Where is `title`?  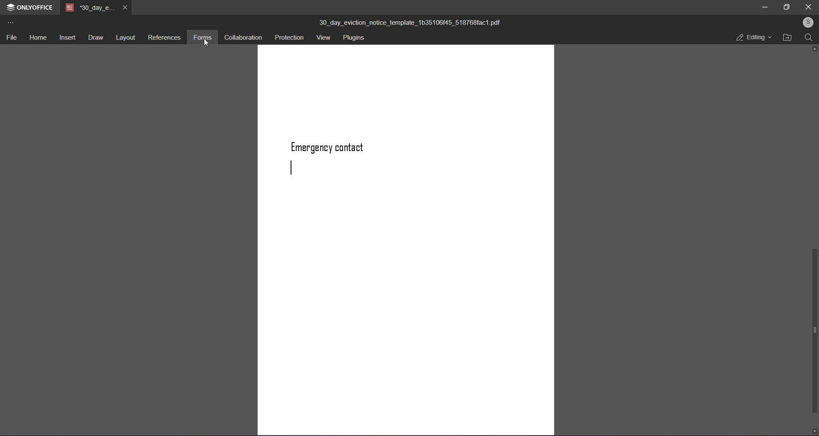
title is located at coordinates (410, 23).